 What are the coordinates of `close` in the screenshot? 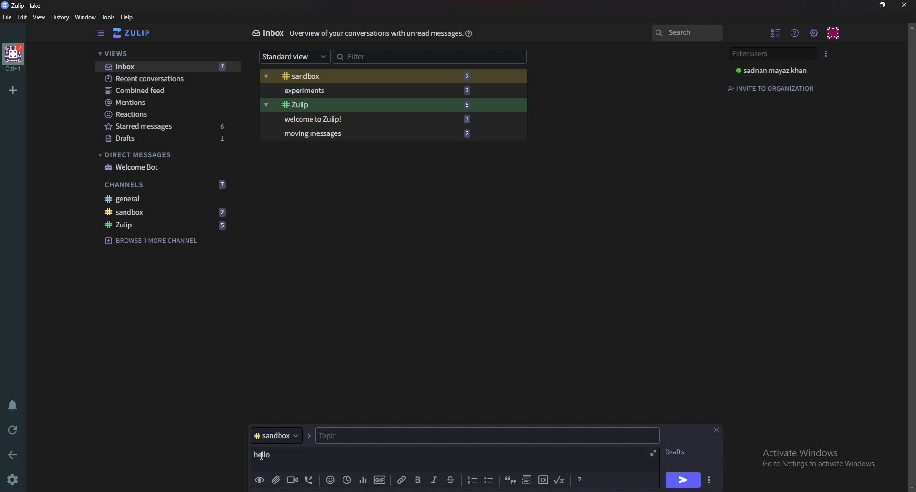 It's located at (716, 429).